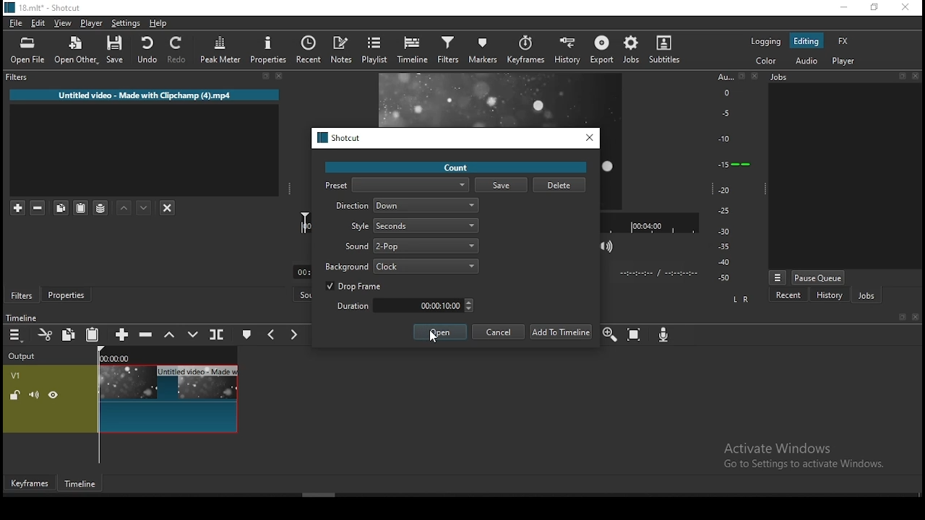 Image resolution: width=925 pixels, height=520 pixels. Describe the element at coordinates (397, 266) in the screenshot. I see `background` at that location.